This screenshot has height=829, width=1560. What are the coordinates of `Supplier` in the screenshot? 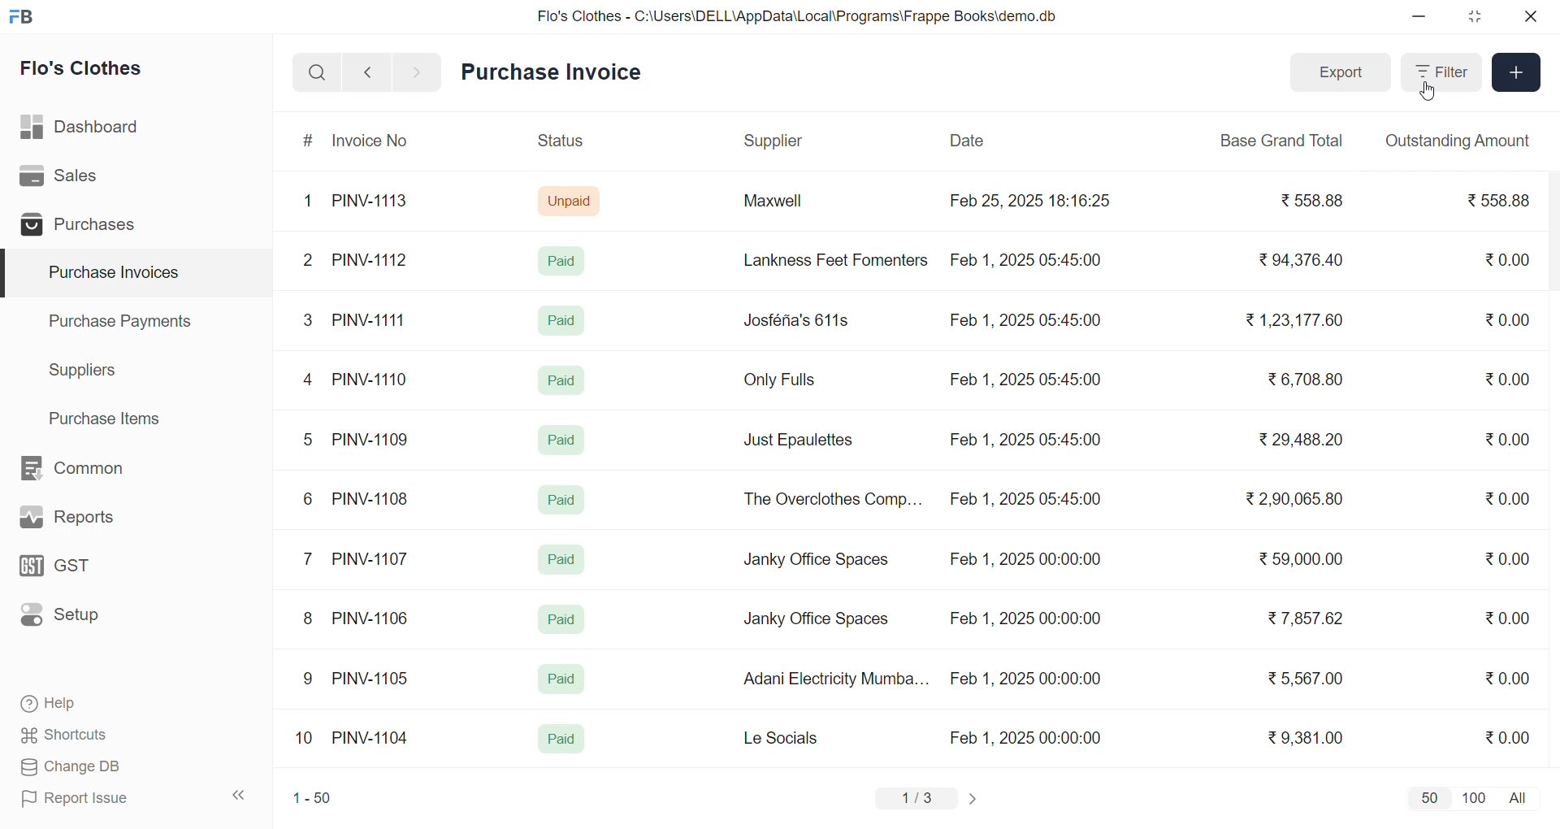 It's located at (776, 141).